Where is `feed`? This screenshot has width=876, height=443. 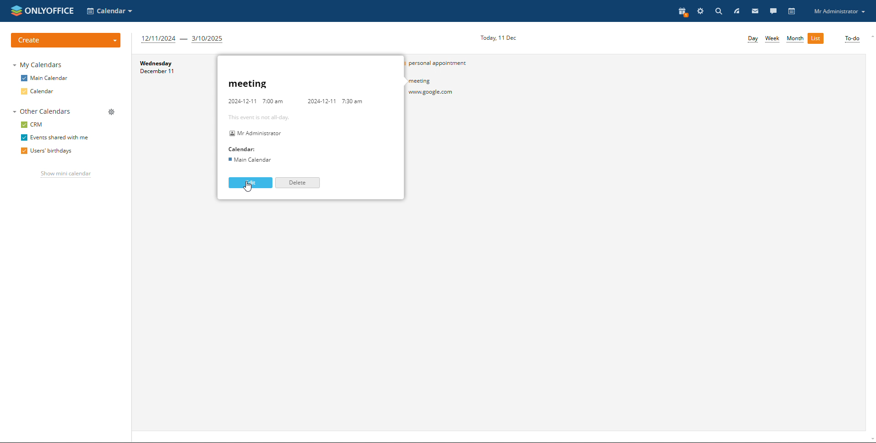
feed is located at coordinates (737, 11).